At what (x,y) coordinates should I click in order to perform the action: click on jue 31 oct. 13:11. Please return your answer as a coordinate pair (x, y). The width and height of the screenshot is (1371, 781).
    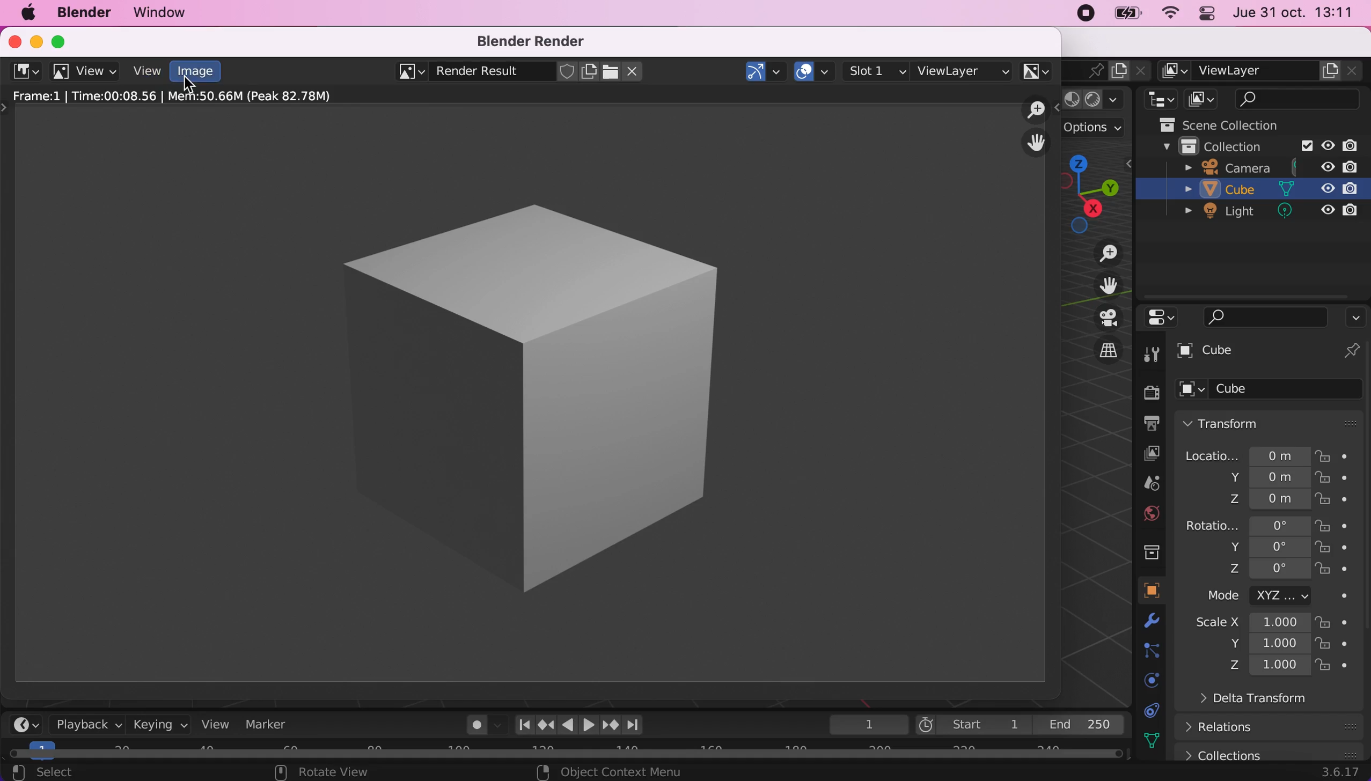
    Looking at the image, I should click on (1299, 14).